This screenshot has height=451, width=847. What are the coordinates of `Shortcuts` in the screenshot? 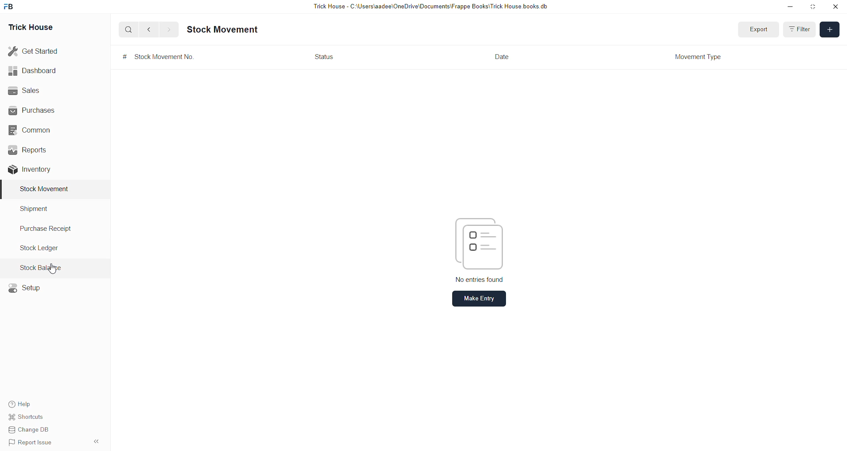 It's located at (30, 418).